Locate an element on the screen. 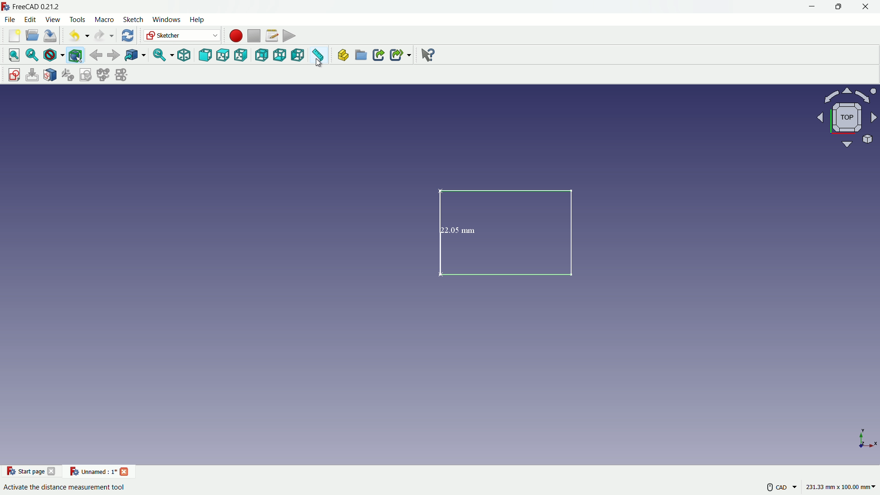  help extension is located at coordinates (429, 55).